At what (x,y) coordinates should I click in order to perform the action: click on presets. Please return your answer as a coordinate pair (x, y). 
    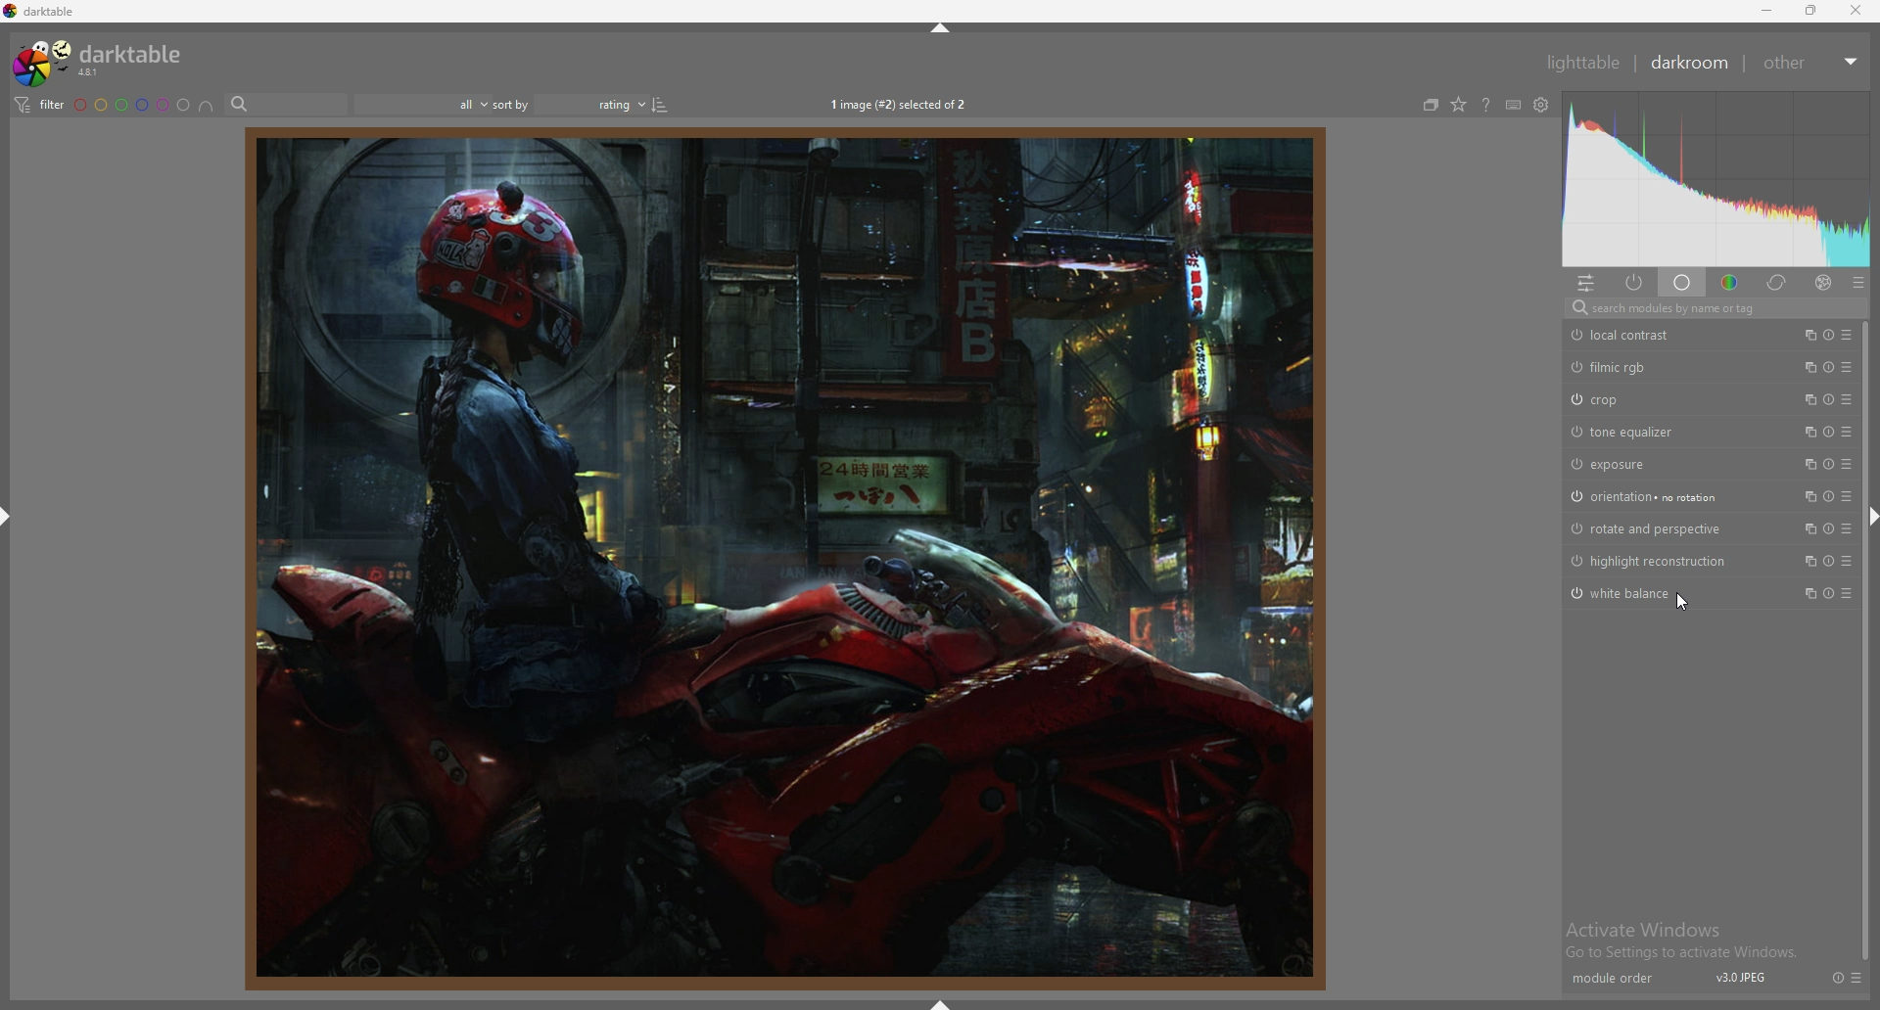
    Looking at the image, I should click on (1858, 284).